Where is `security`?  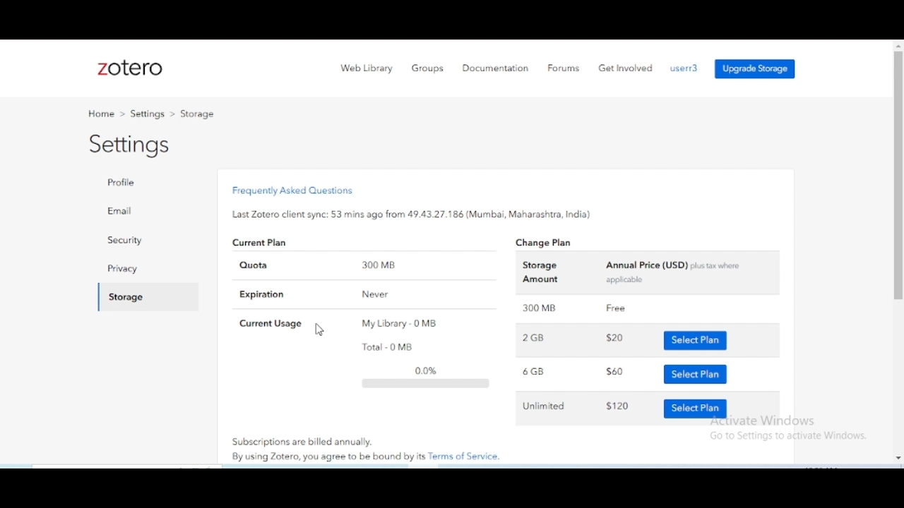 security is located at coordinates (124, 240).